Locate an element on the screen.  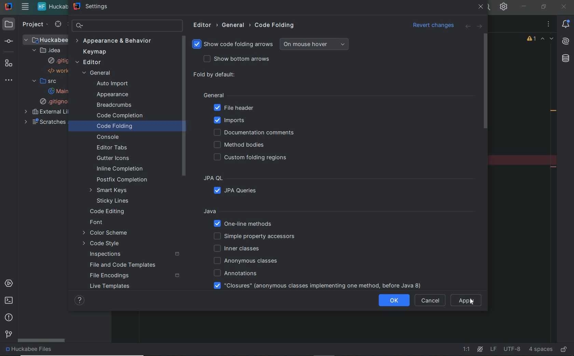
src is located at coordinates (44, 81).